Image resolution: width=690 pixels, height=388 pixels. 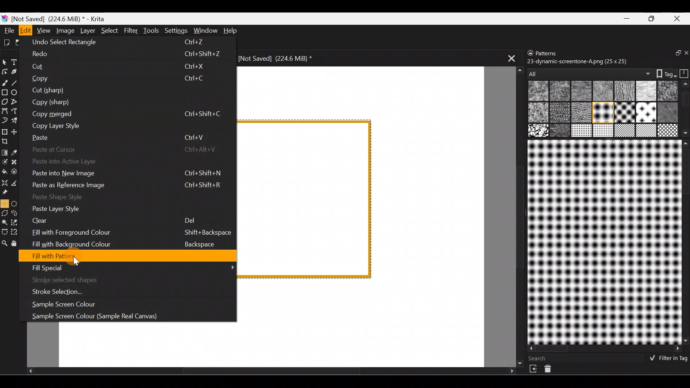 I want to click on Storage resources, so click(x=683, y=73).